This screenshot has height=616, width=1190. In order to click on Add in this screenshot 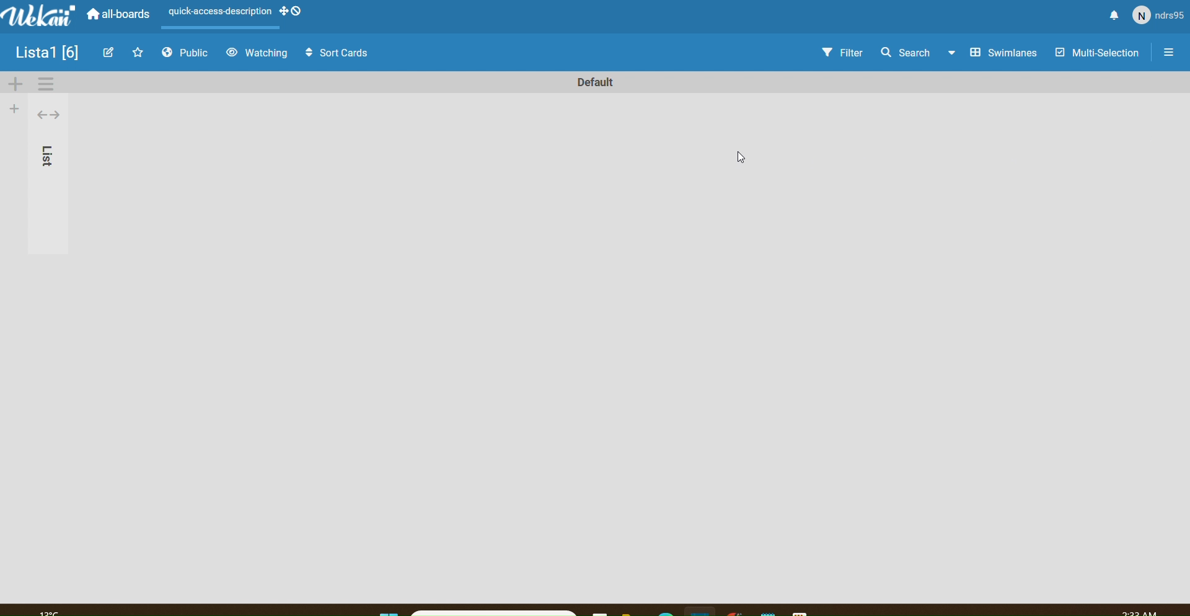, I will do `click(12, 111)`.